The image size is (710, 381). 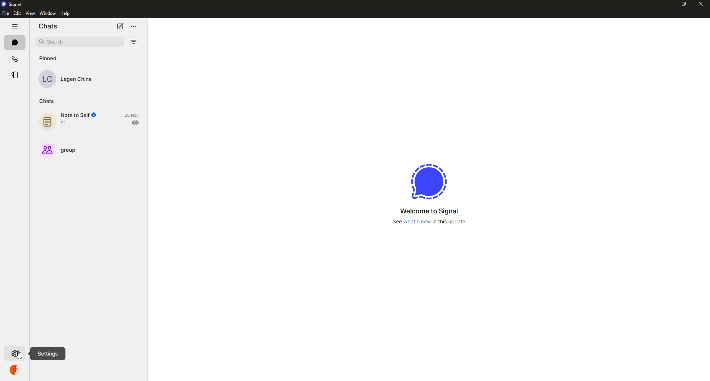 I want to click on calls, so click(x=16, y=58).